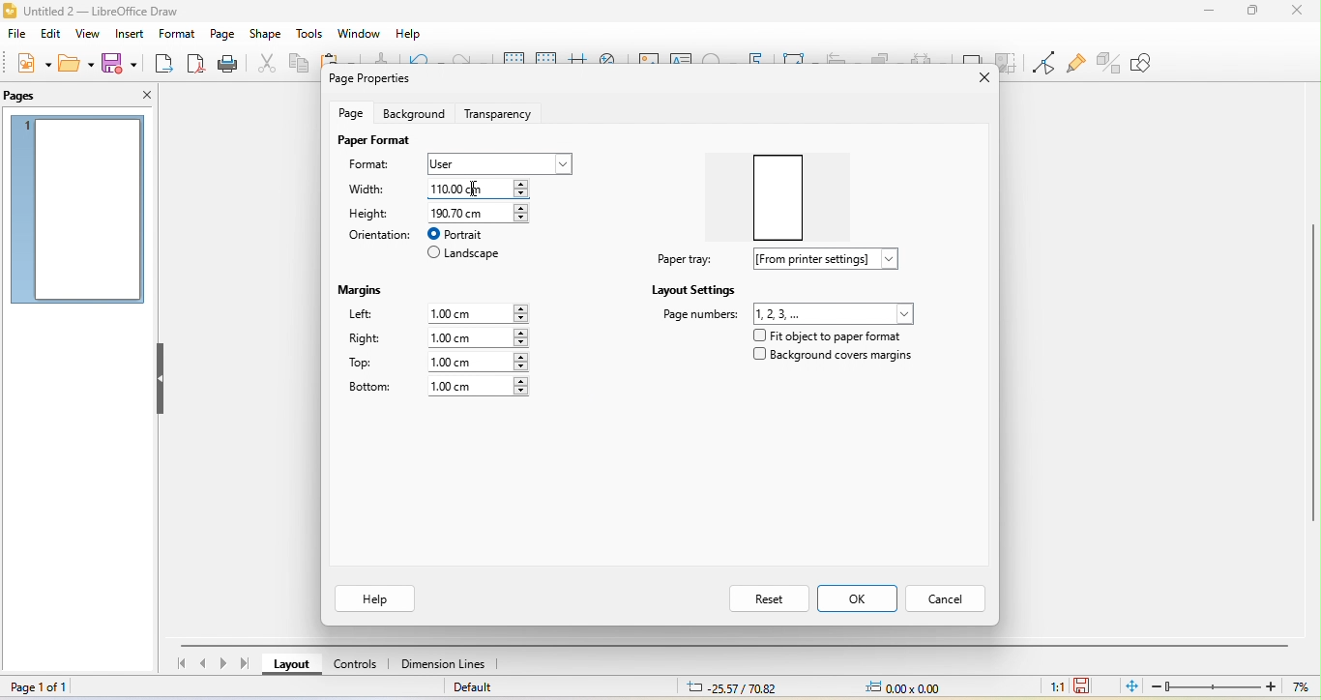  Describe the element at coordinates (226, 664) in the screenshot. I see `next page` at that location.